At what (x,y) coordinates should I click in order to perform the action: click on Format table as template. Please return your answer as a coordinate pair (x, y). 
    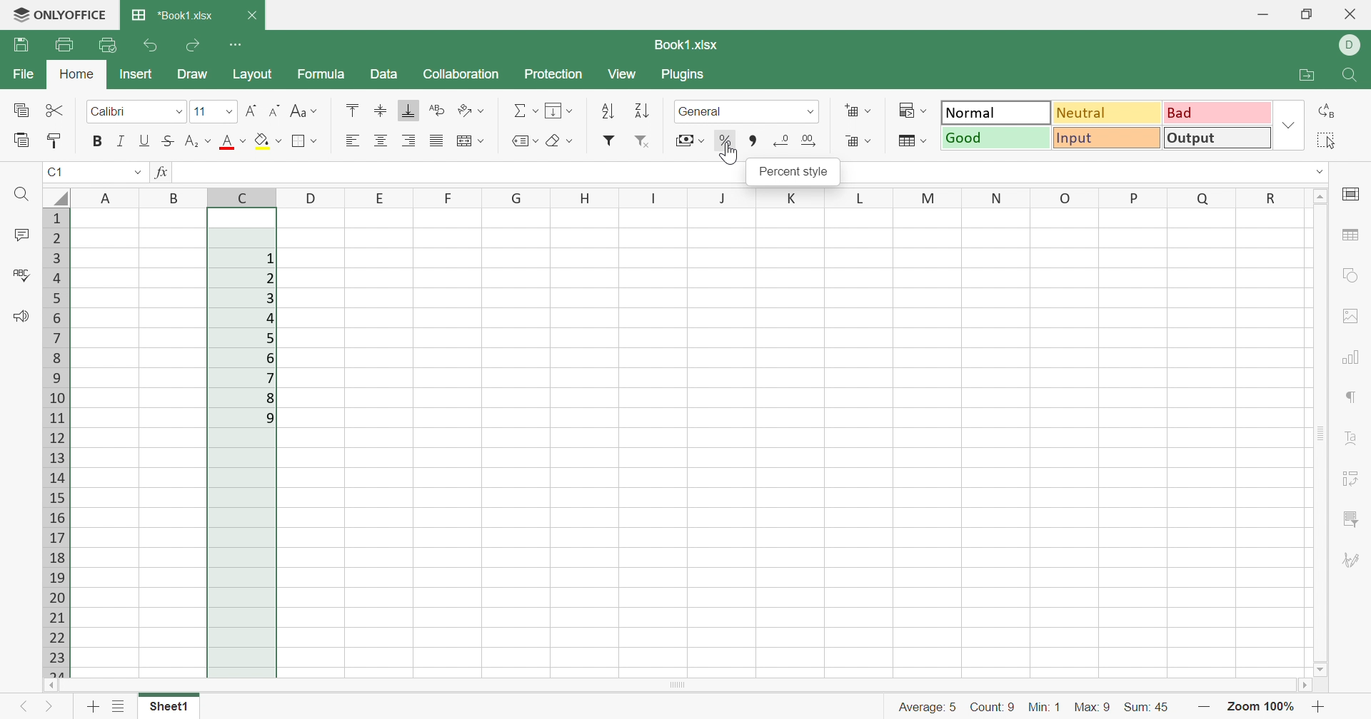
    Looking at the image, I should click on (912, 143).